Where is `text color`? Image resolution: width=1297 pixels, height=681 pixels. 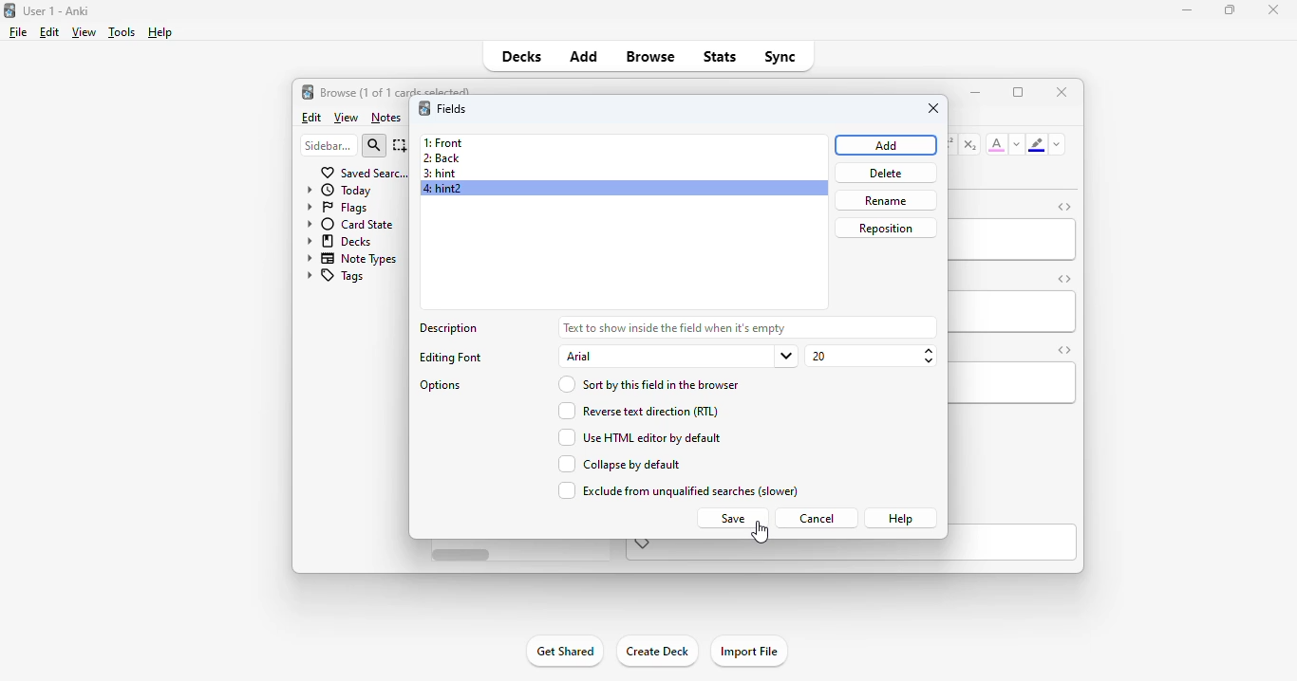
text color is located at coordinates (997, 143).